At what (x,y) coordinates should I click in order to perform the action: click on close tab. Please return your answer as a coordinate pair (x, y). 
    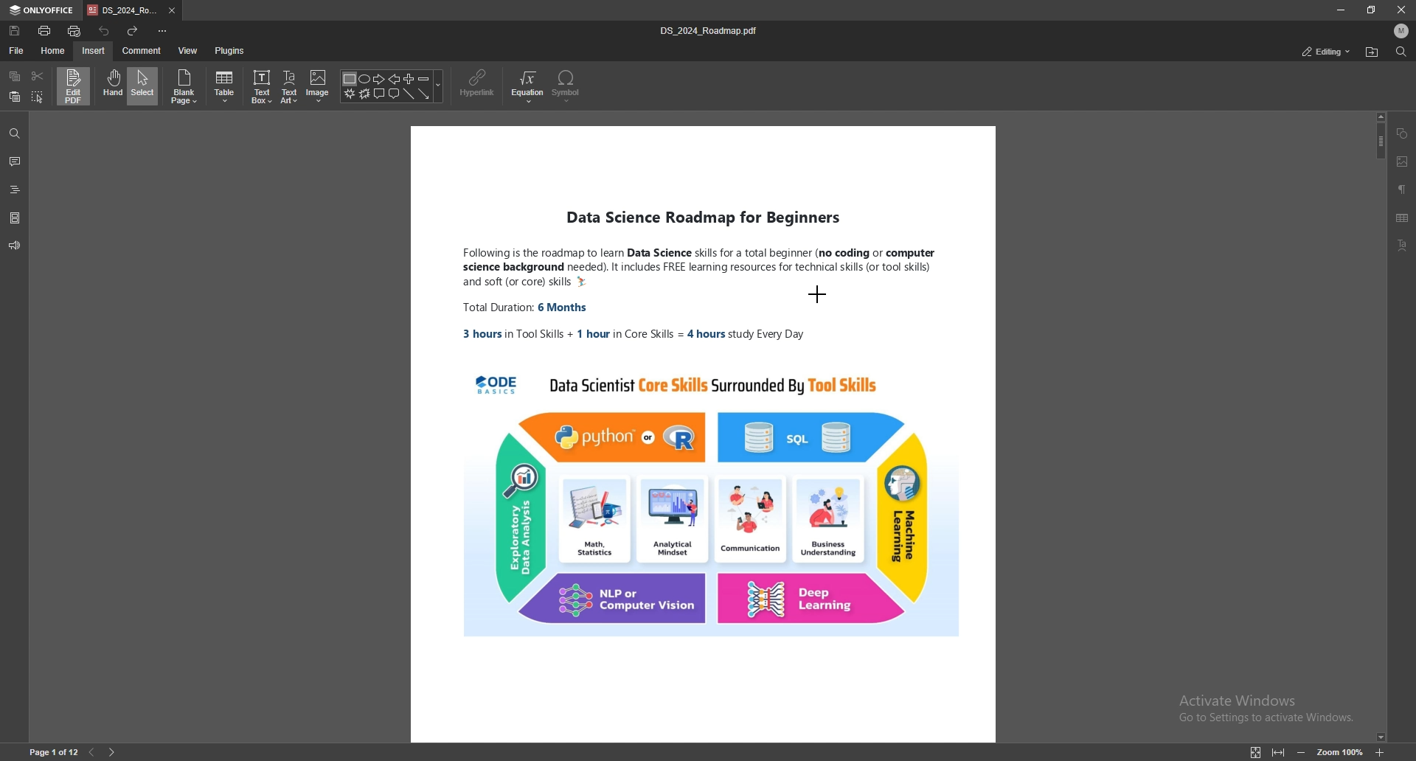
    Looking at the image, I should click on (173, 11).